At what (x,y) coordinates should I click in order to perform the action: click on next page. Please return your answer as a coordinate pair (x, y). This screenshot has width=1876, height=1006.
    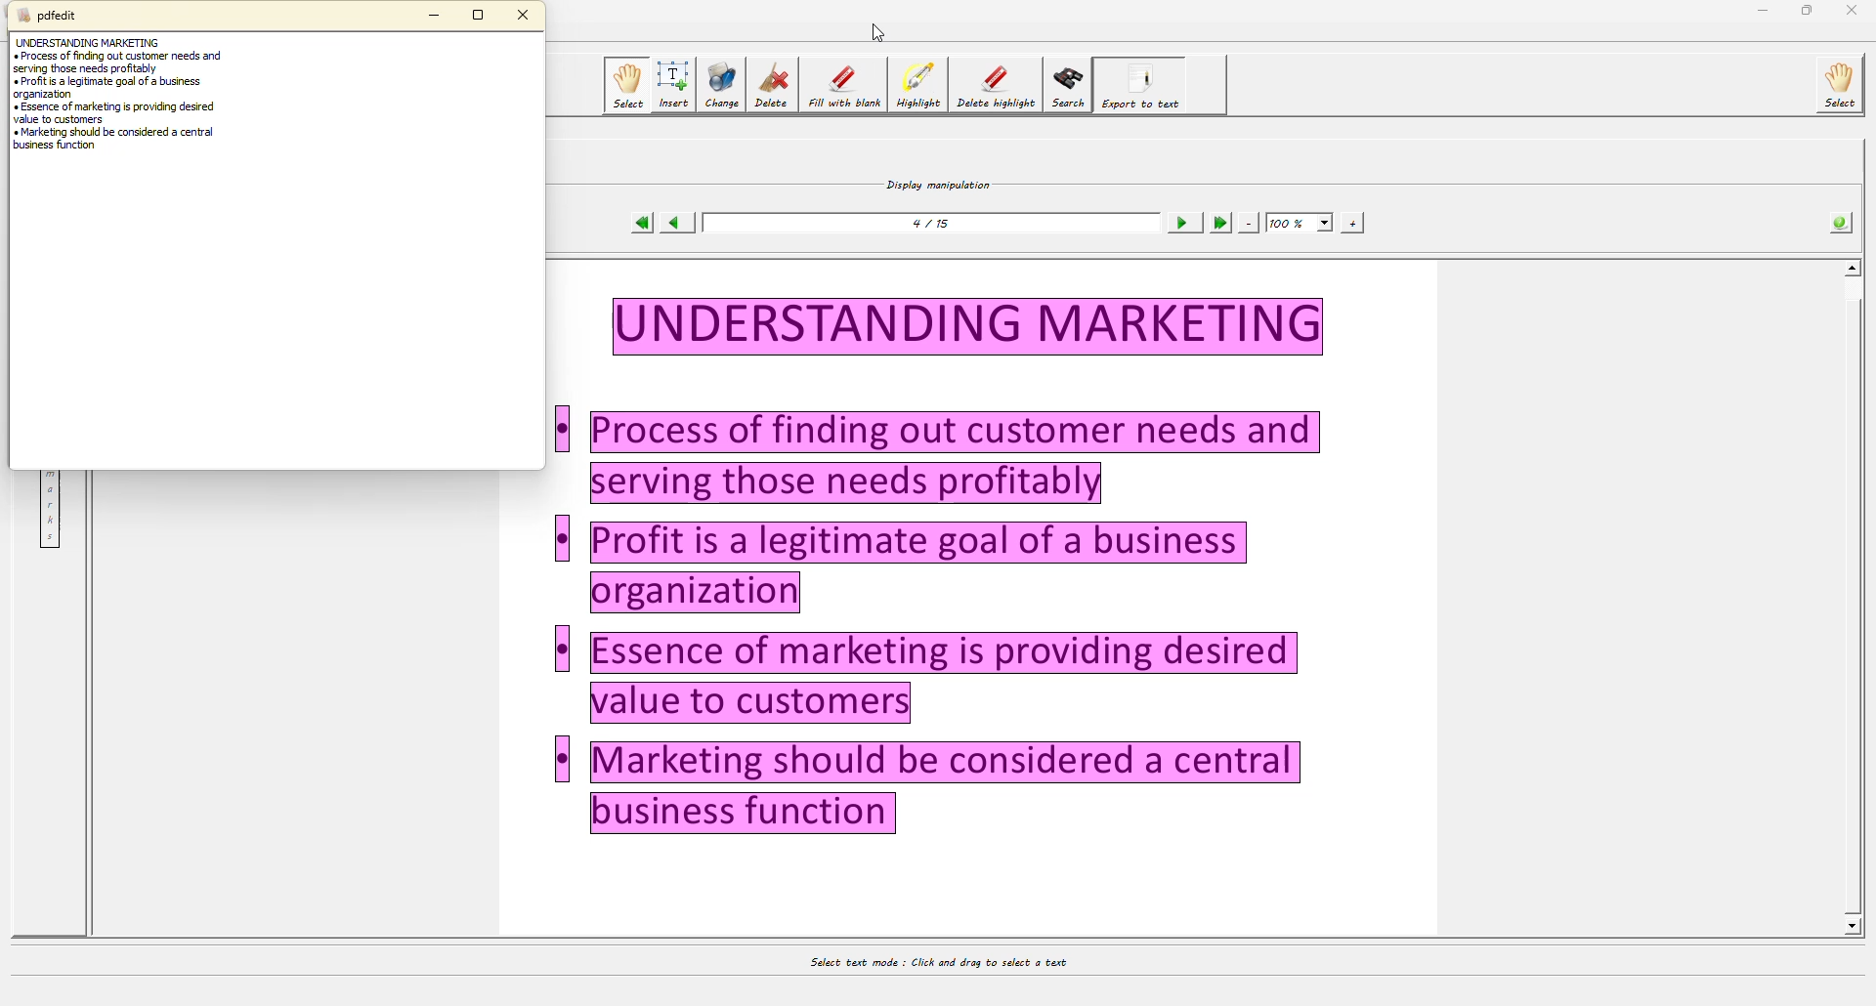
    Looking at the image, I should click on (1179, 224).